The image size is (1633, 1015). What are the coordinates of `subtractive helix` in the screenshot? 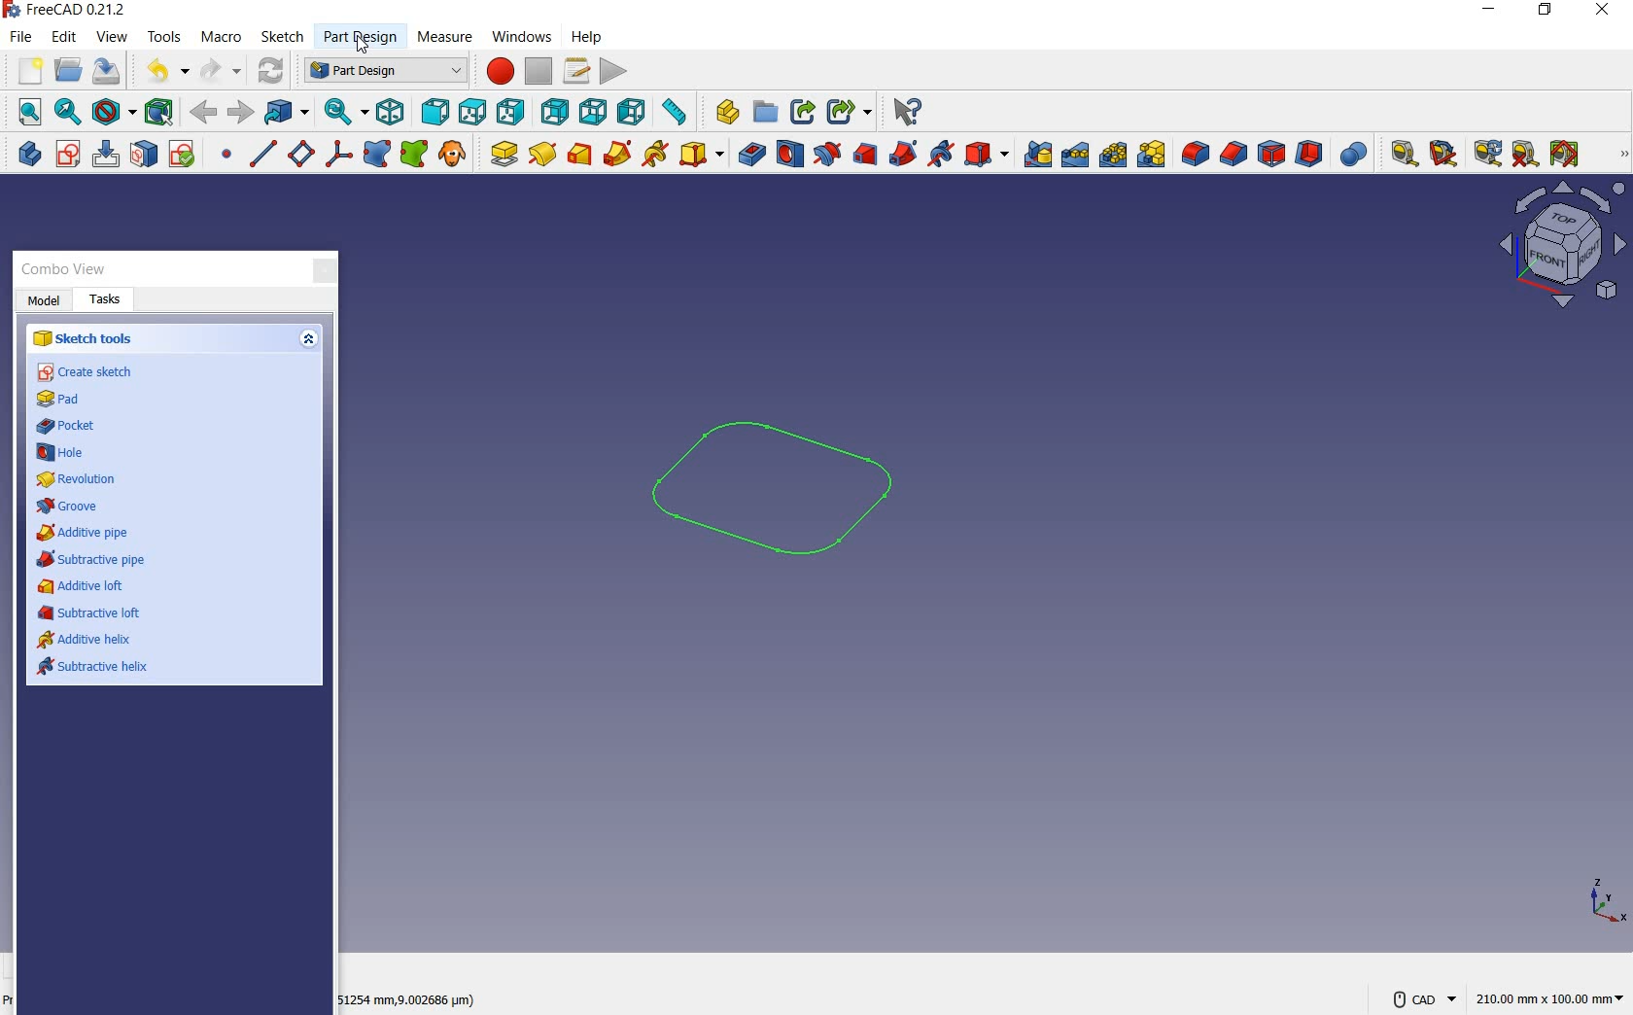 It's located at (97, 668).